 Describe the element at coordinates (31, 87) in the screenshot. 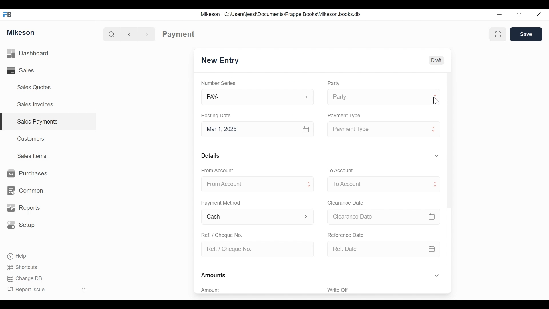

I see `Sales Quotes` at that location.